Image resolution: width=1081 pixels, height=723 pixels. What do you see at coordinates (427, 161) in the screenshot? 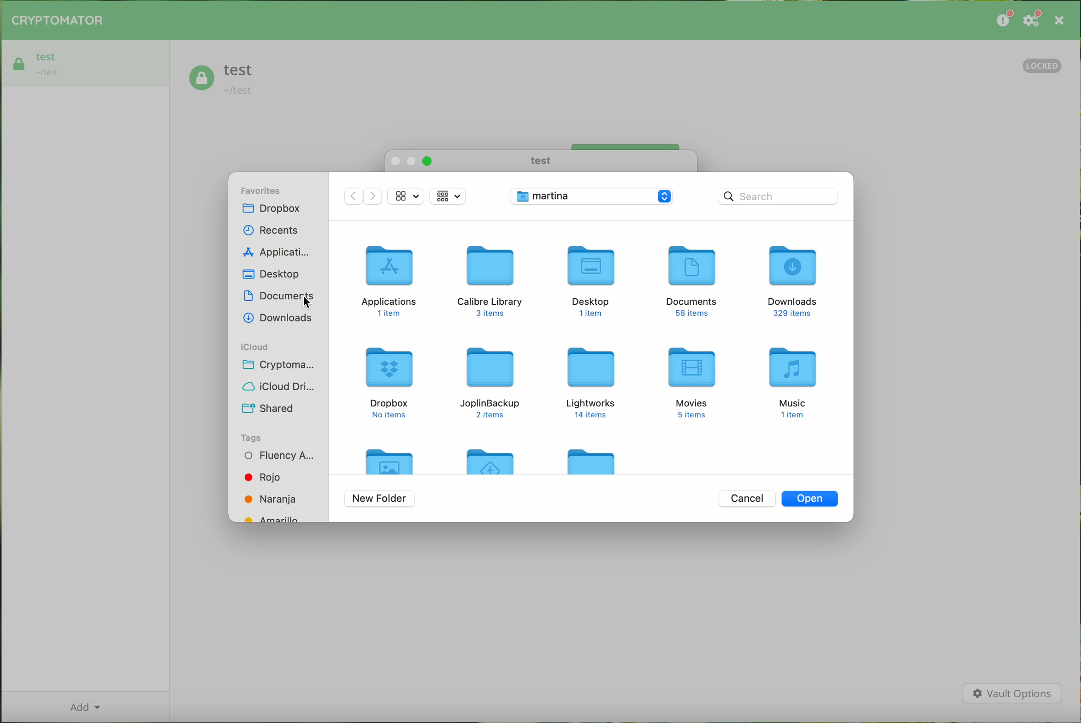
I see `maximize` at bounding box center [427, 161].